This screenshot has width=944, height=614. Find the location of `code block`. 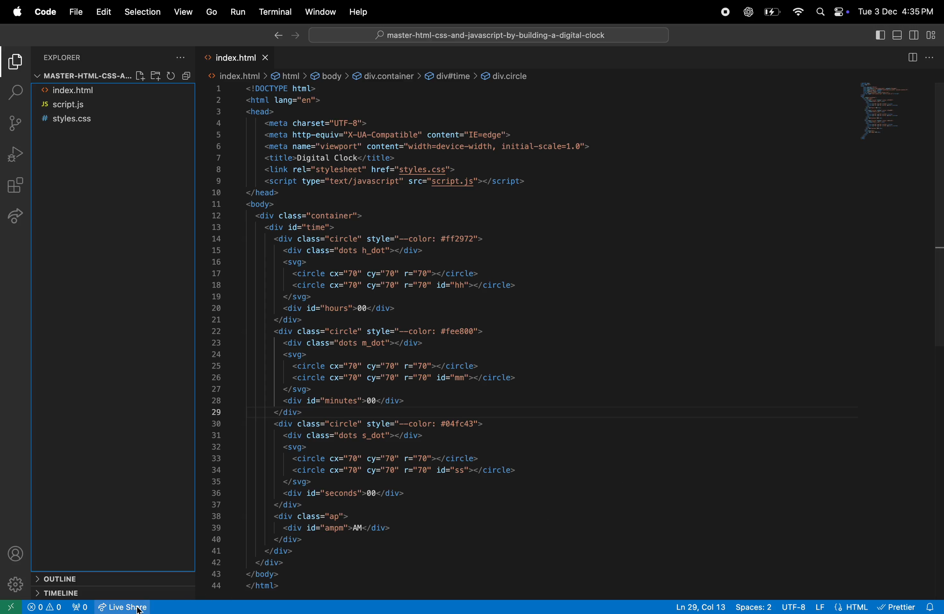

code block is located at coordinates (477, 330).